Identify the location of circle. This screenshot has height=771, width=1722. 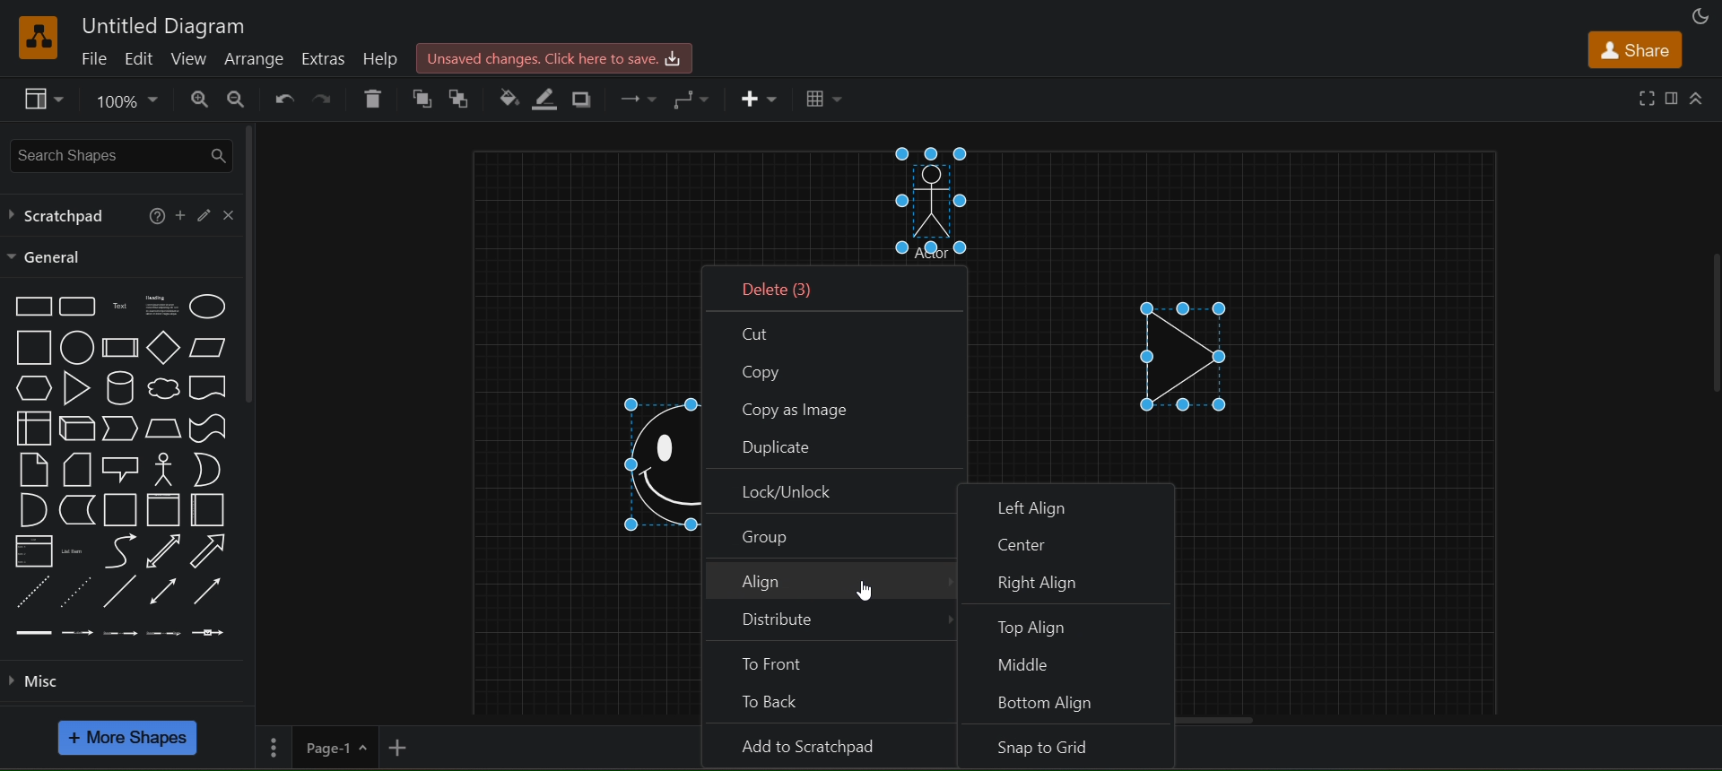
(76, 345).